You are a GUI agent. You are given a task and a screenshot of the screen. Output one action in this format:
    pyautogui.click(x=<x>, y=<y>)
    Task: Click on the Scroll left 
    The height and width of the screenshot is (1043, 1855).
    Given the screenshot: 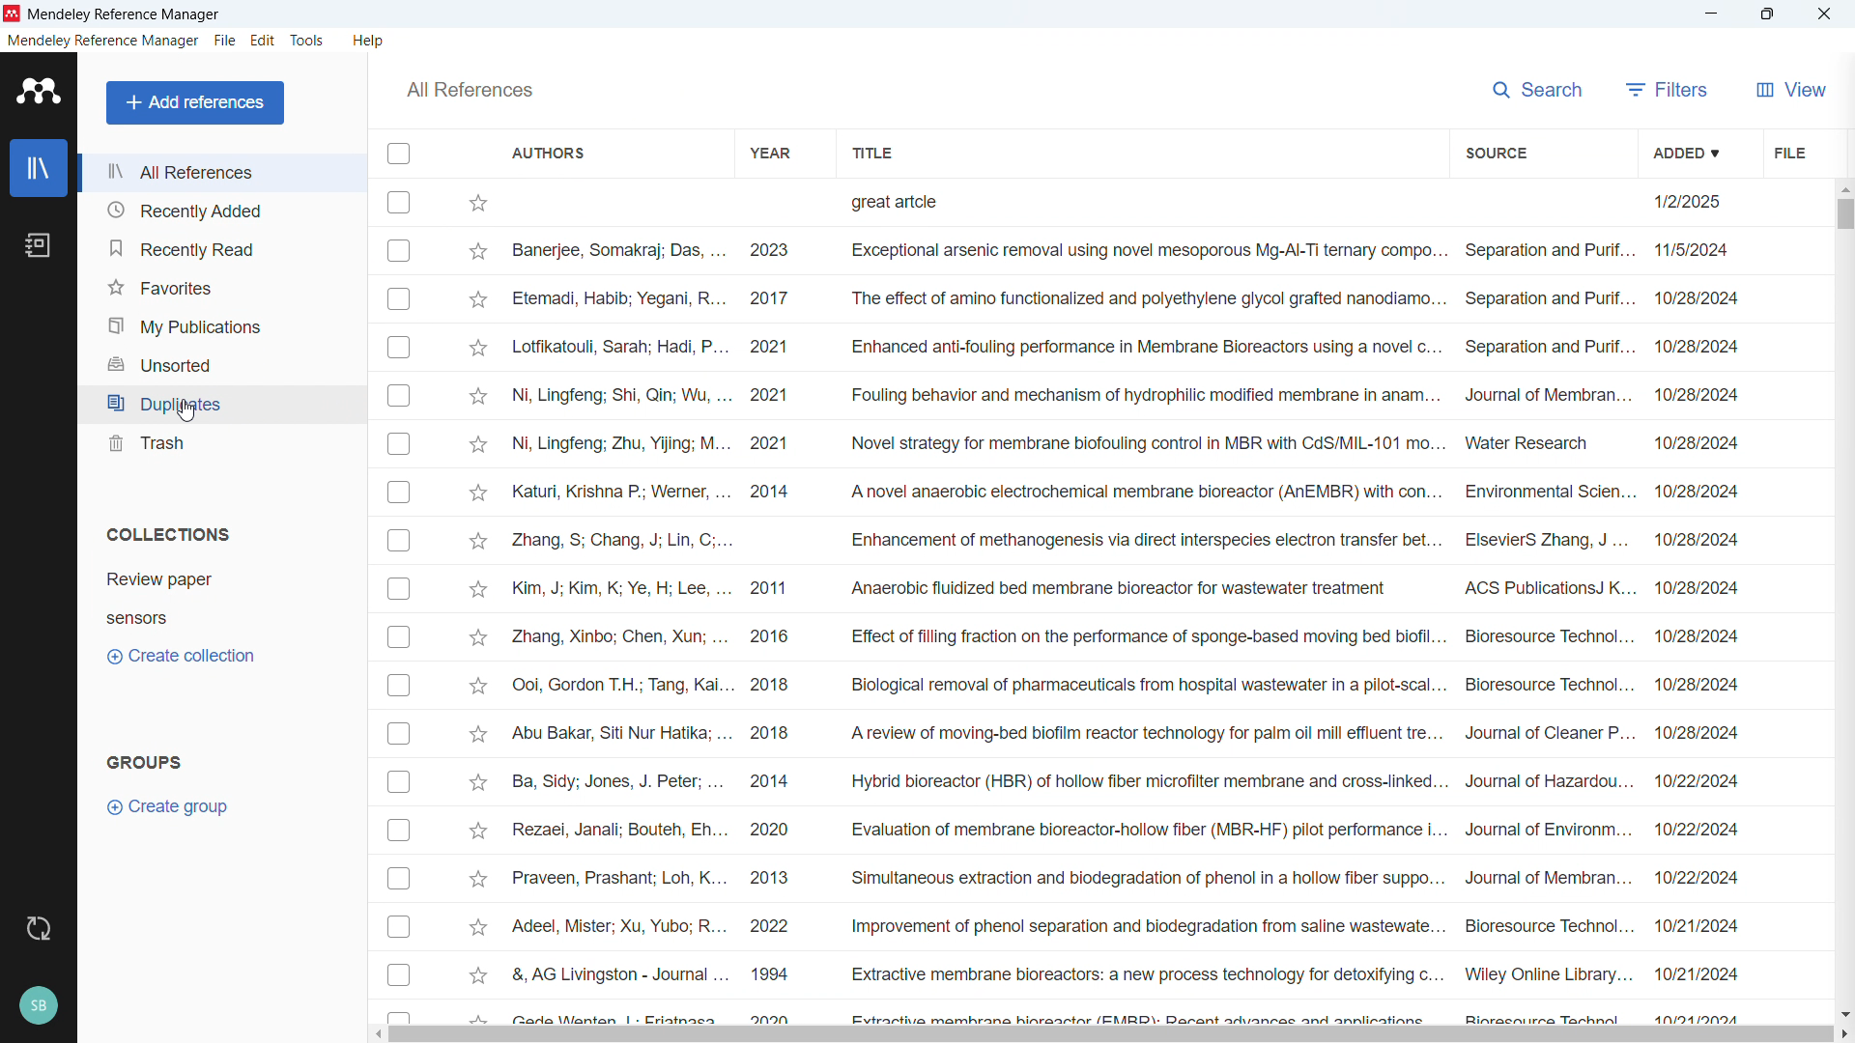 What is the action you would take?
    pyautogui.click(x=1843, y=1035)
    